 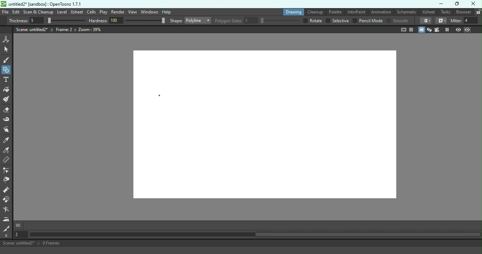 What do you see at coordinates (7, 39) in the screenshot?
I see `Animate tool` at bounding box center [7, 39].